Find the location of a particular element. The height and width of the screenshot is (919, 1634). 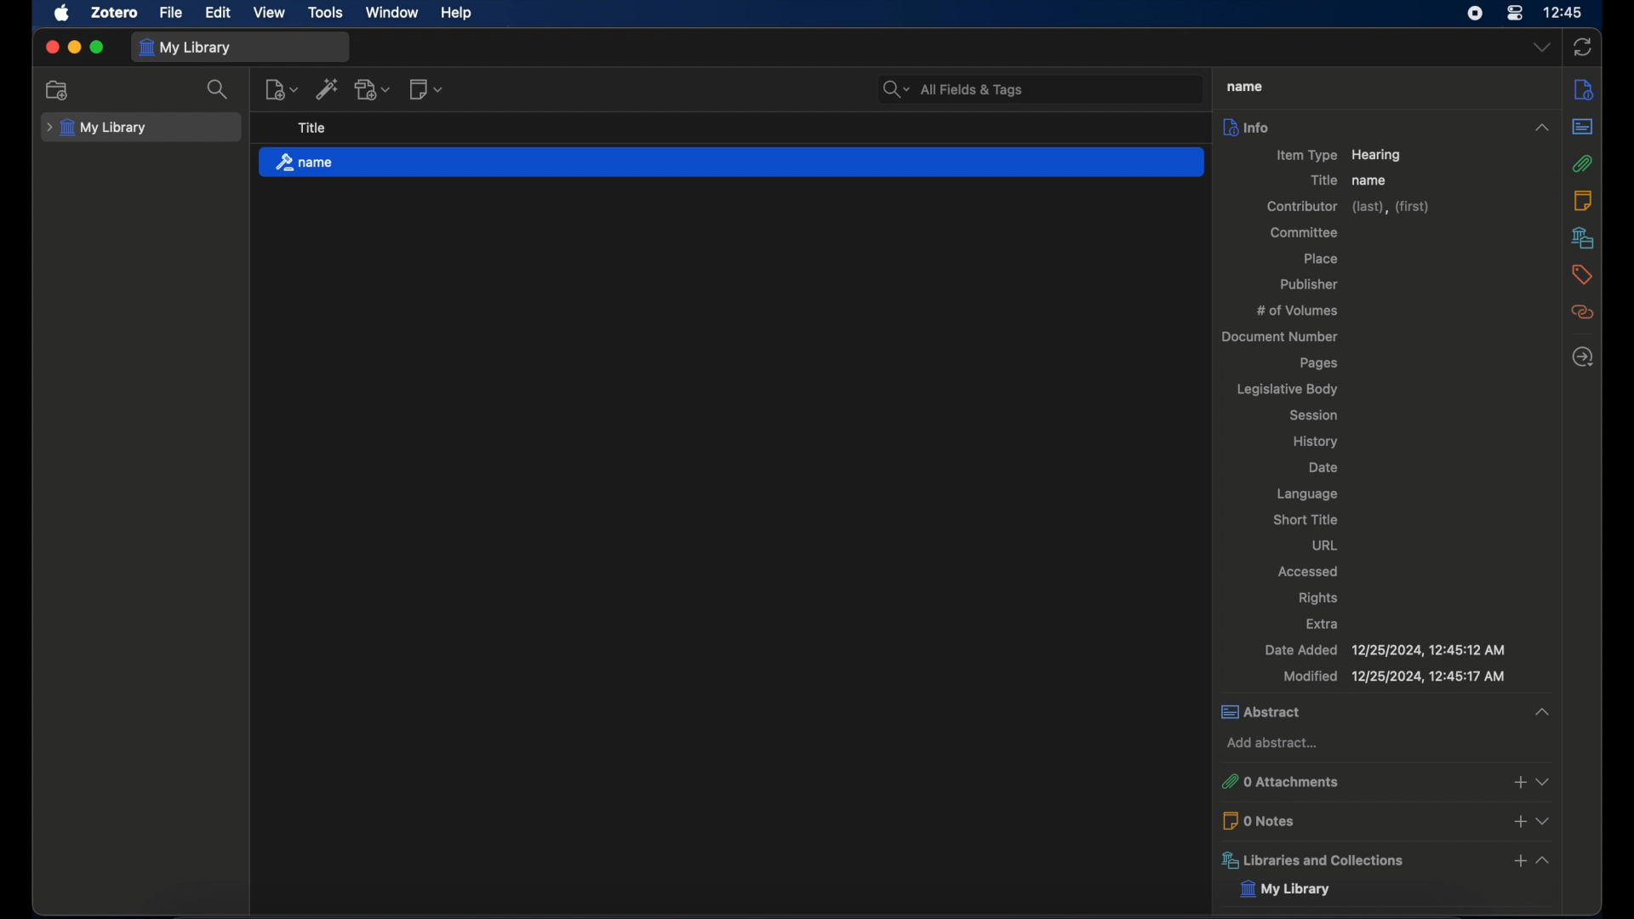

time is located at coordinates (1563, 11).